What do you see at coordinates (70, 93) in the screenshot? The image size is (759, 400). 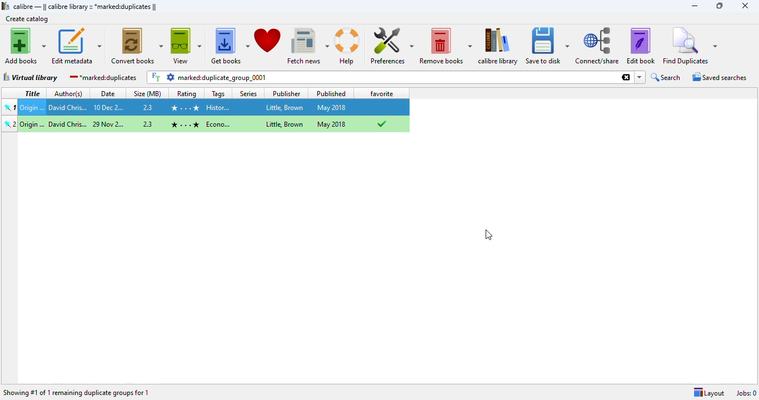 I see `author(s)` at bounding box center [70, 93].